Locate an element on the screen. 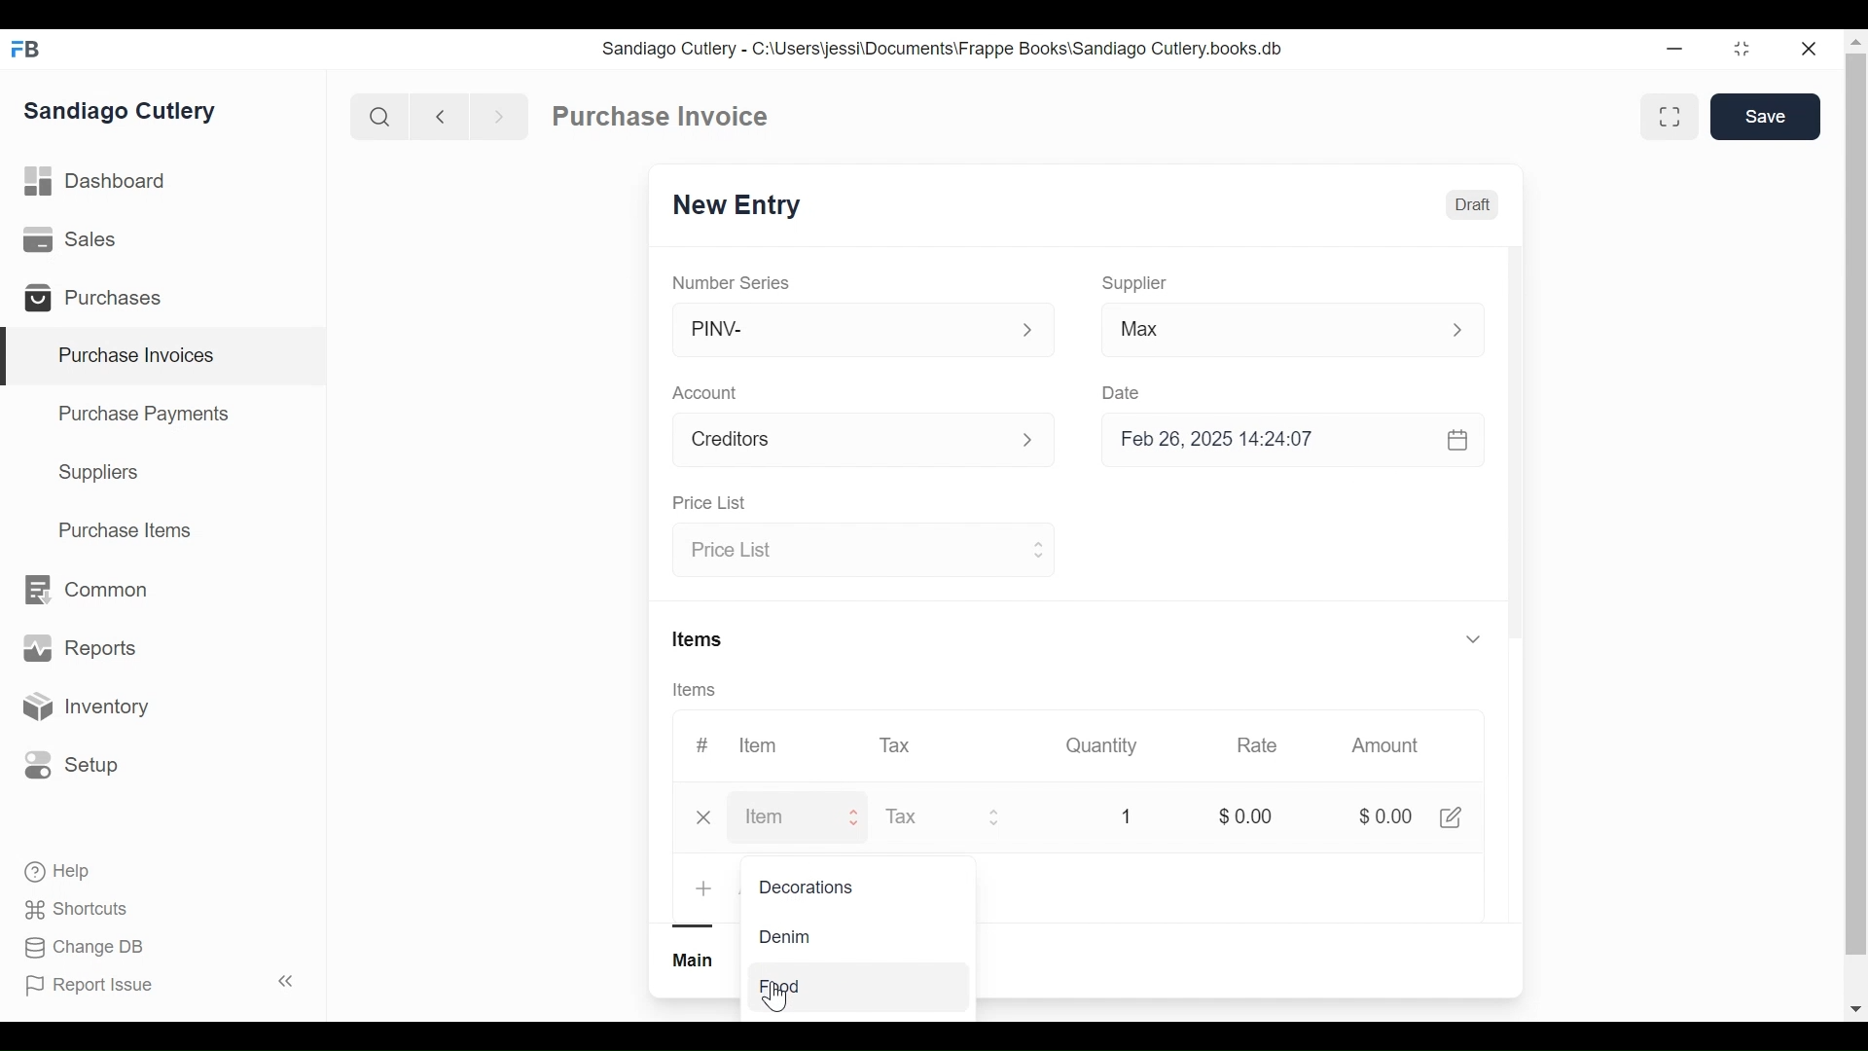  Suppliers is located at coordinates (99, 473).